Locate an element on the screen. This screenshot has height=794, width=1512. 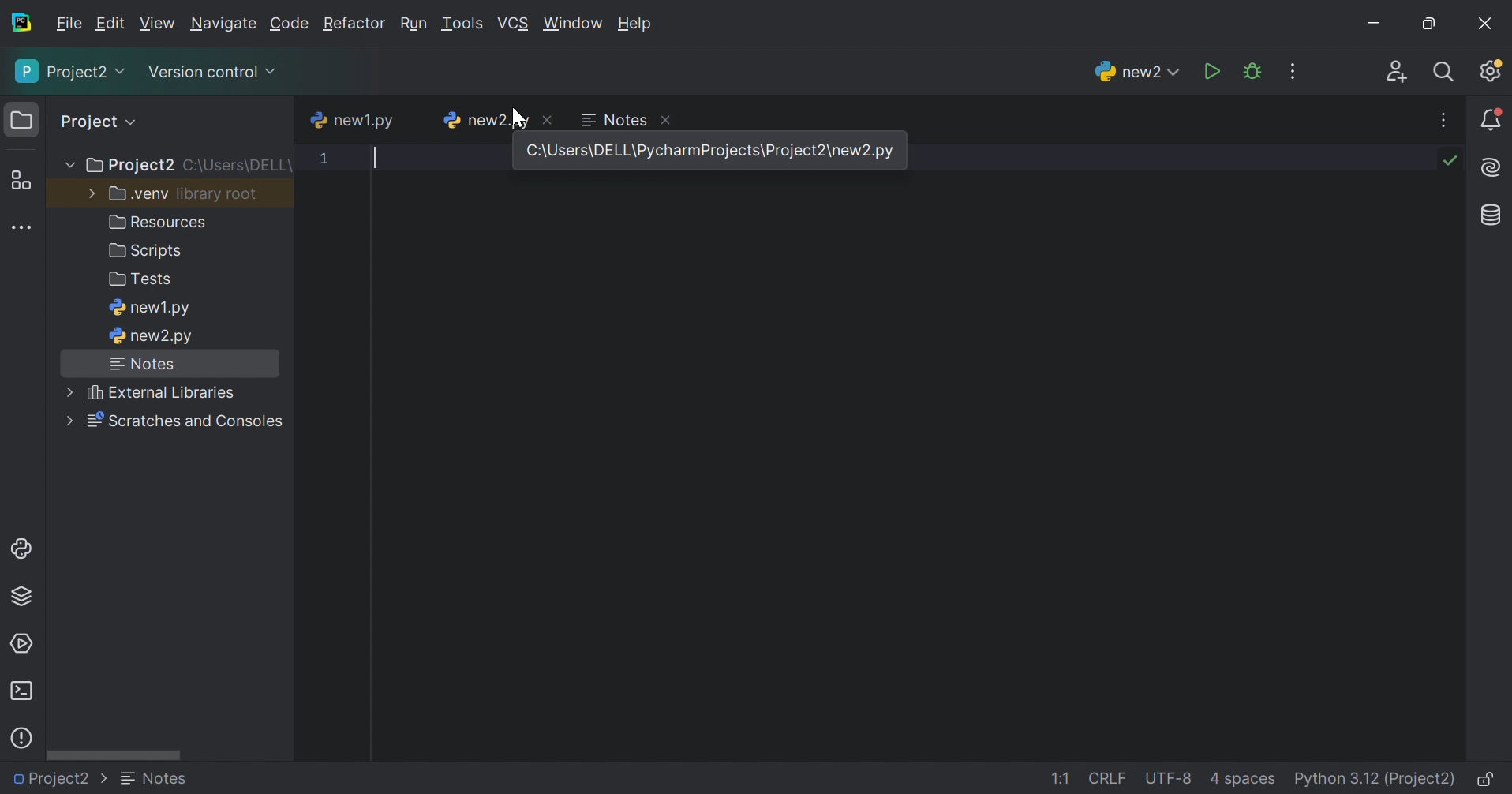
Make file read-only is located at coordinates (1488, 781).